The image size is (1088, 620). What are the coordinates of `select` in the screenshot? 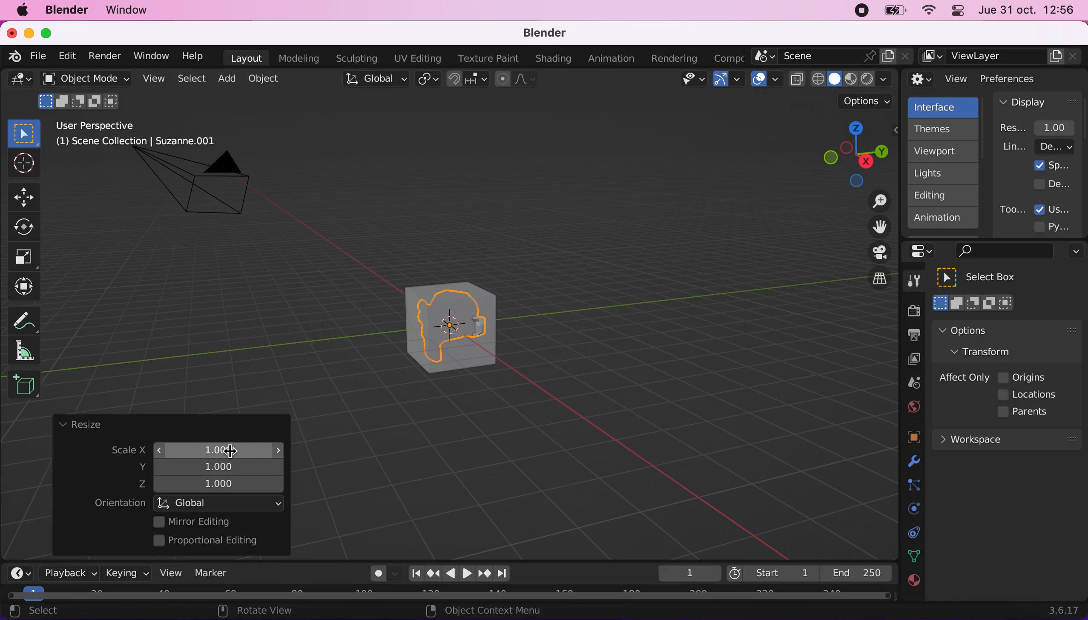 It's located at (191, 79).